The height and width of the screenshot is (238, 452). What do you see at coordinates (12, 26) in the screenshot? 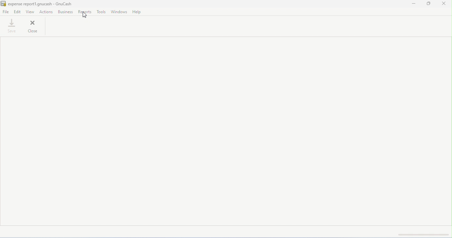
I see `save` at bounding box center [12, 26].